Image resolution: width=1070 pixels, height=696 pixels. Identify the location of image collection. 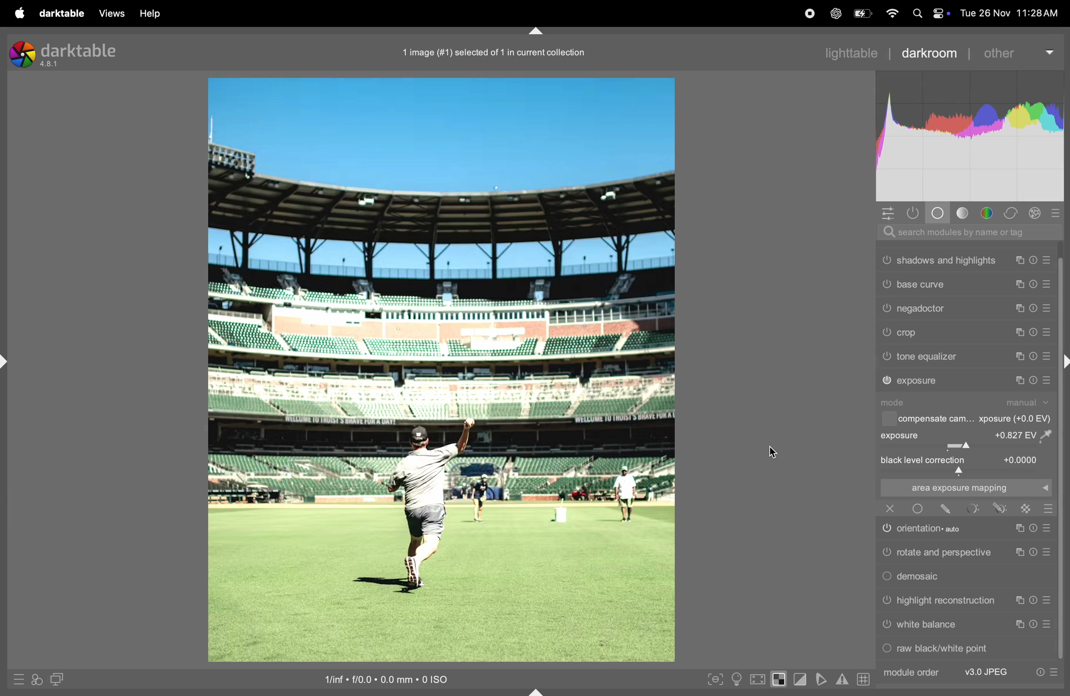
(490, 50).